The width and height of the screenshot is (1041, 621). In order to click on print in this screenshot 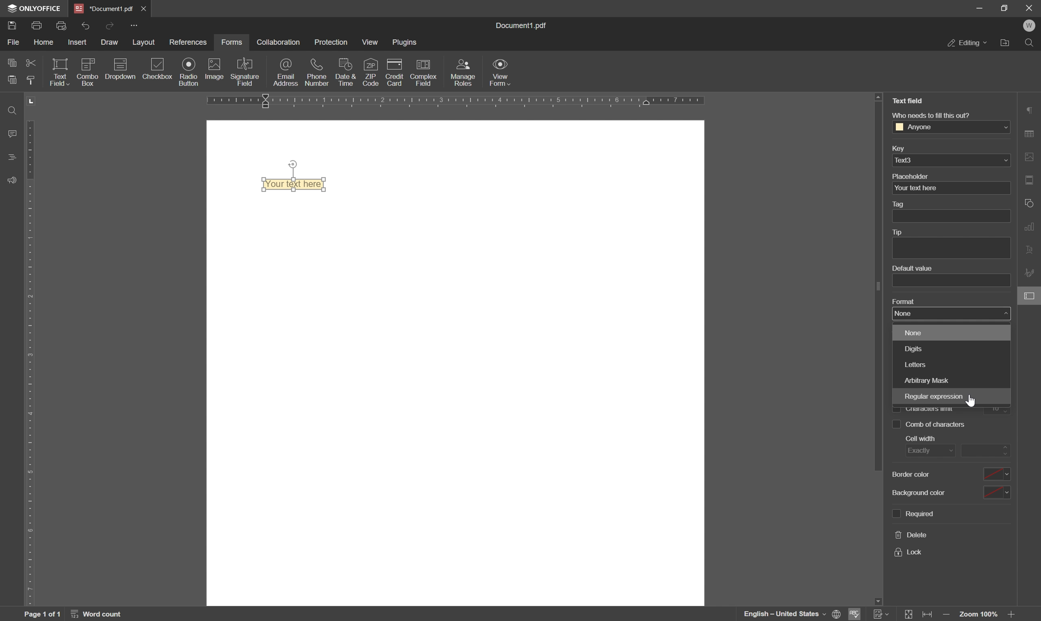, I will do `click(38, 26)`.